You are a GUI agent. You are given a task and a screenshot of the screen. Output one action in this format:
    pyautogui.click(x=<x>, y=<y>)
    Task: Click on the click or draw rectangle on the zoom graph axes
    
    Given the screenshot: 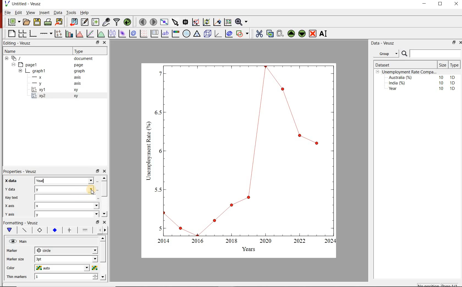 What is the action you would take?
    pyautogui.click(x=196, y=22)
    